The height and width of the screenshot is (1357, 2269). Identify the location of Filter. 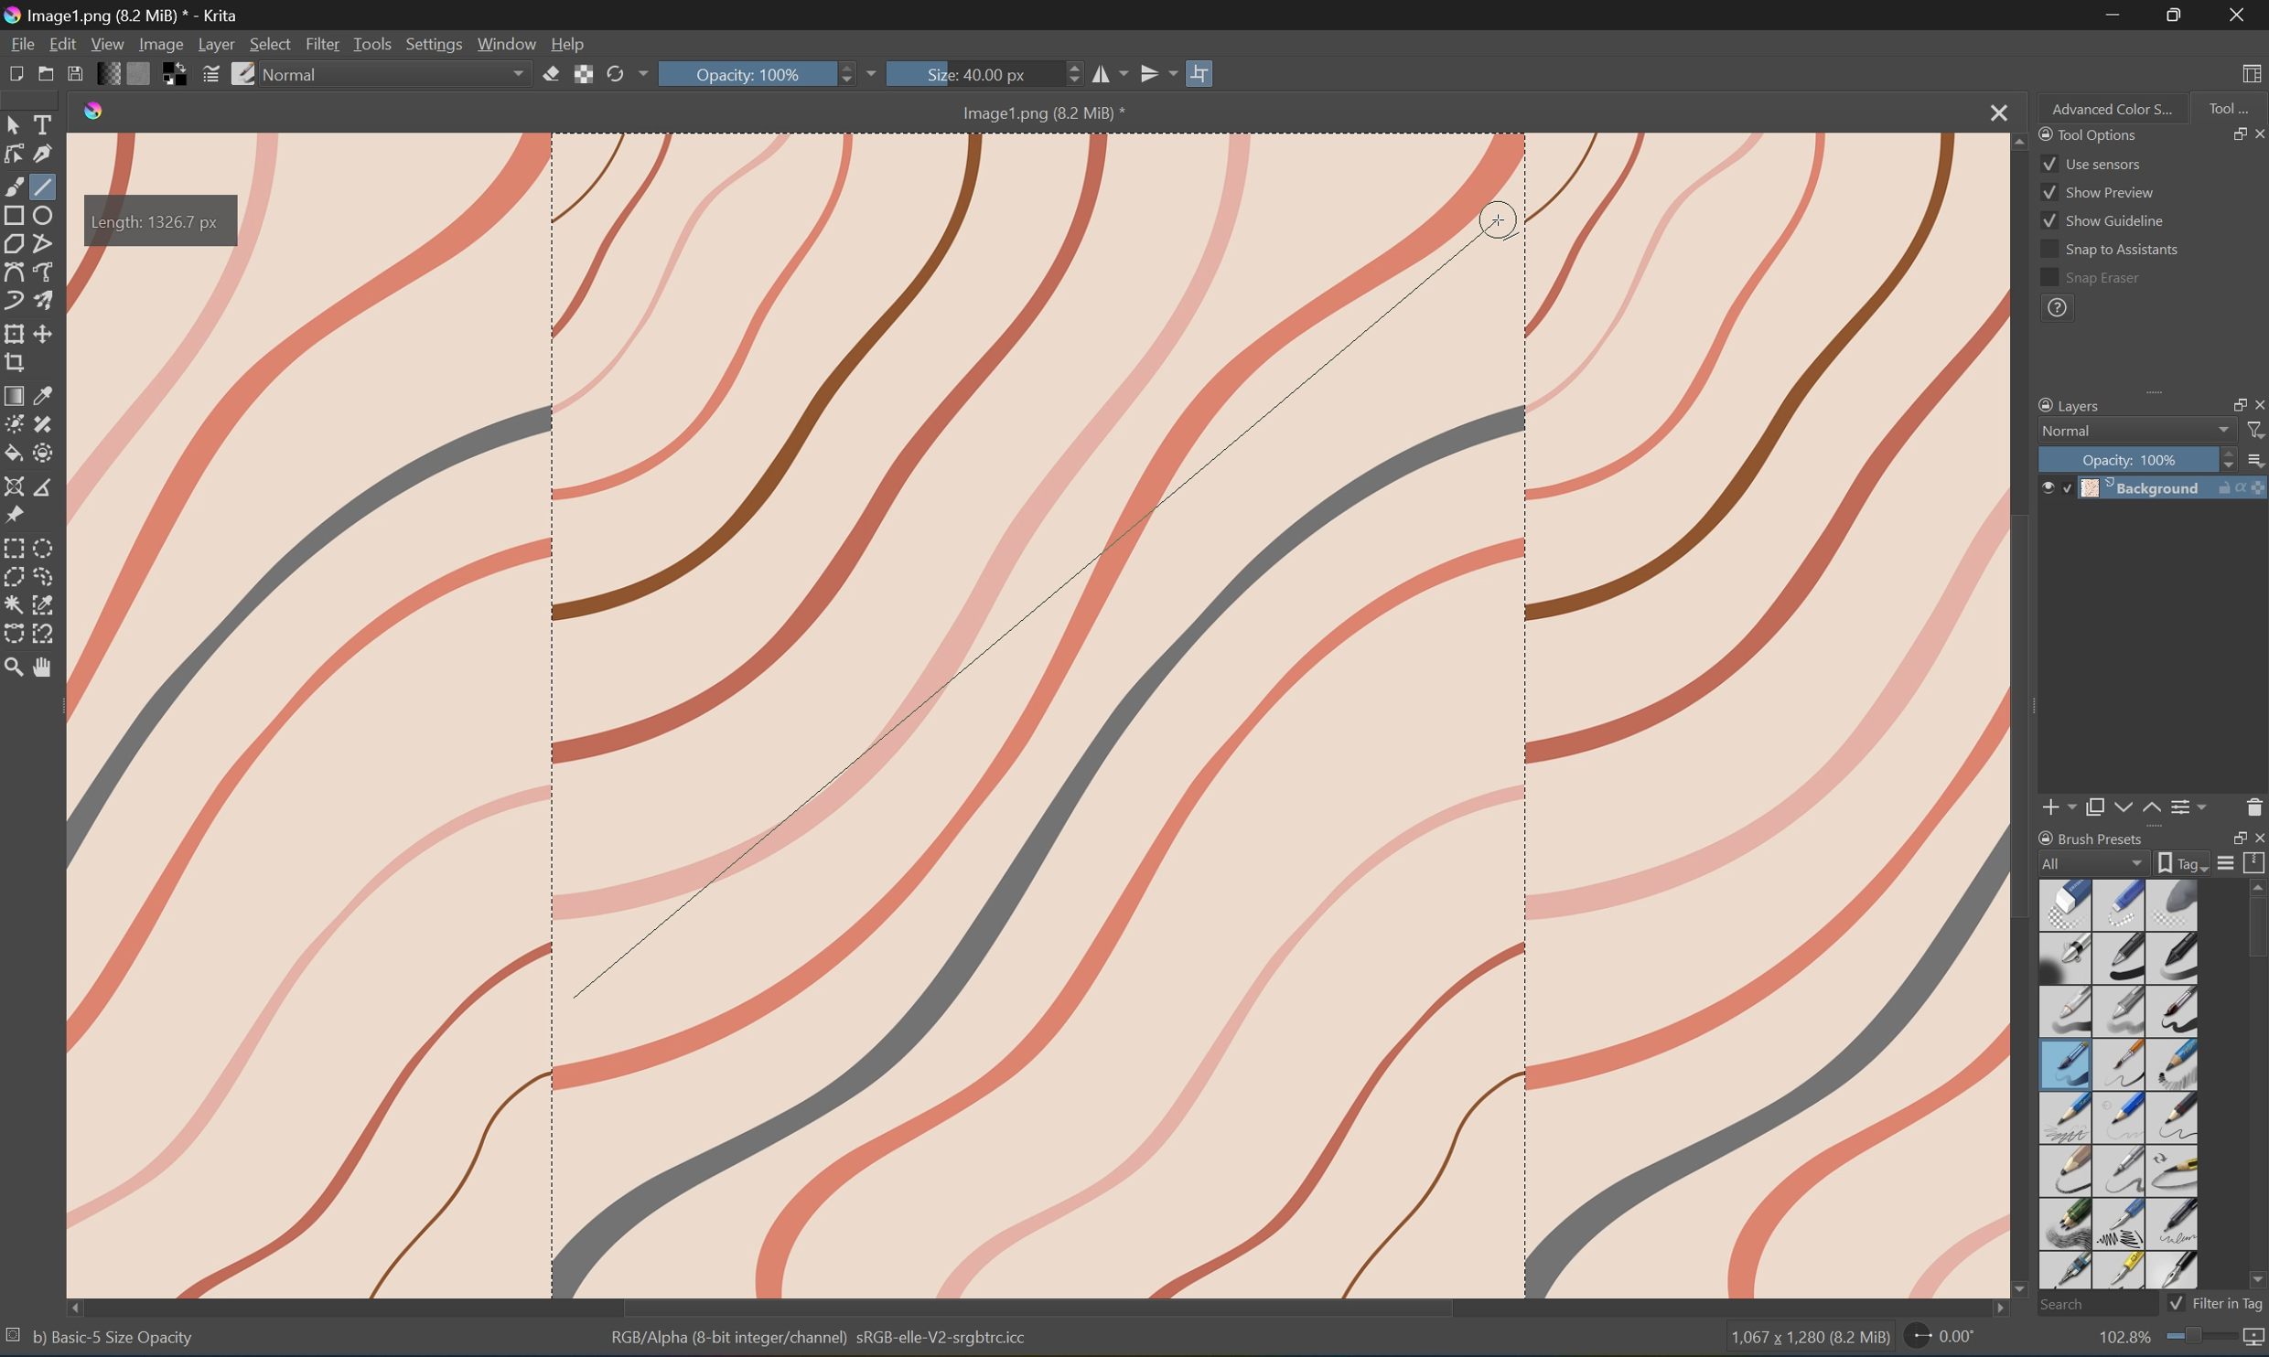
(324, 43).